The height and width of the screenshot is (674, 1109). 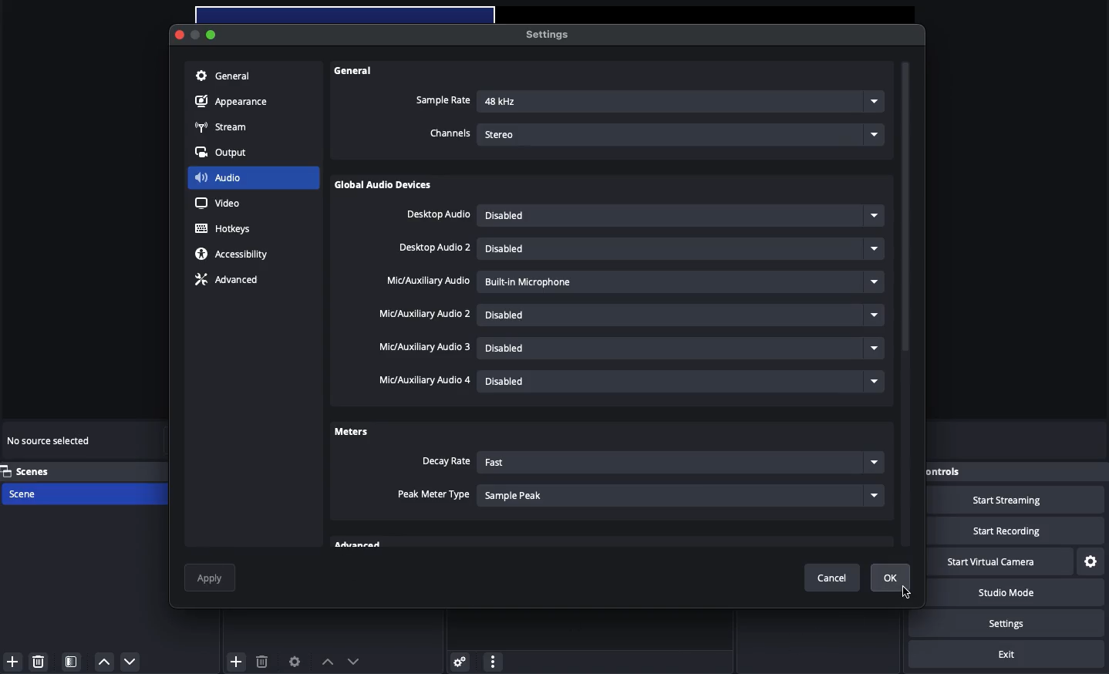 I want to click on Ok, so click(x=891, y=578).